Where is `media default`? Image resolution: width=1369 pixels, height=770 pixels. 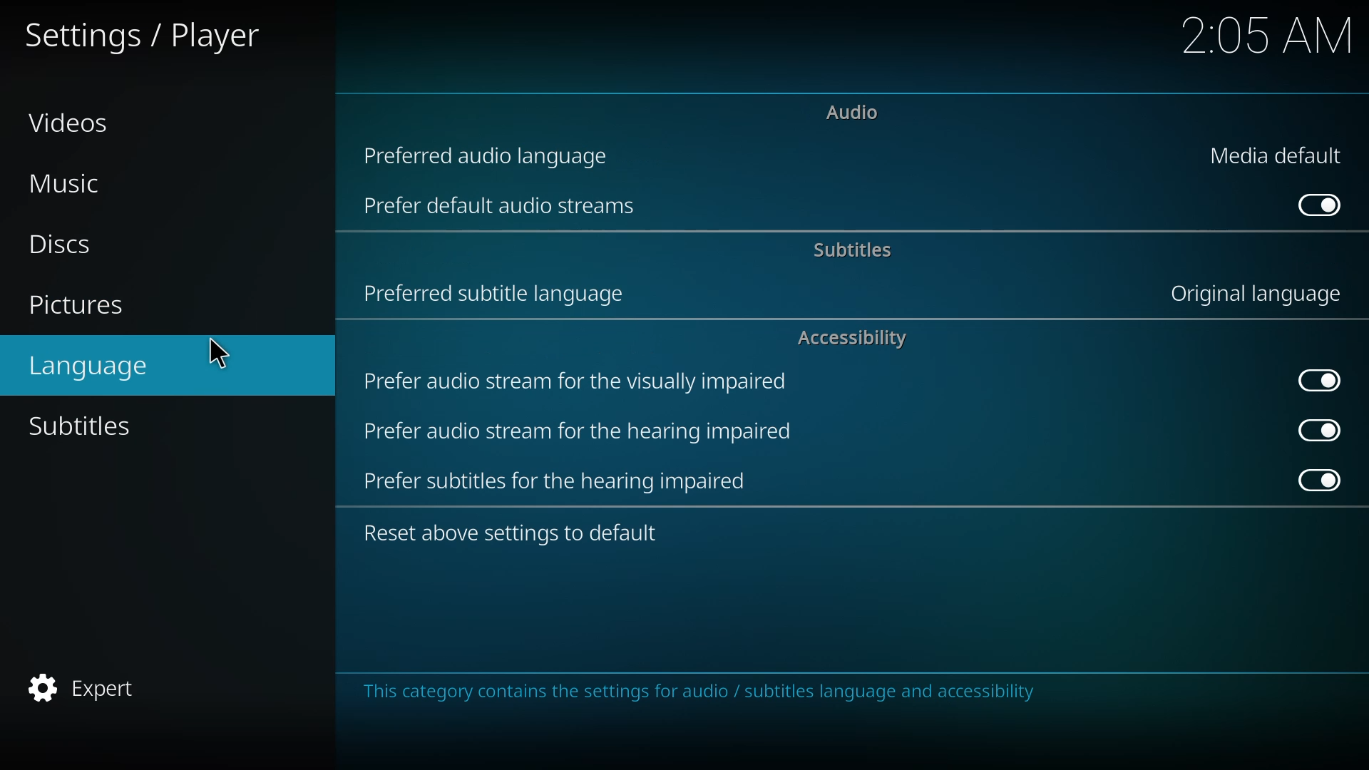
media default is located at coordinates (1279, 155).